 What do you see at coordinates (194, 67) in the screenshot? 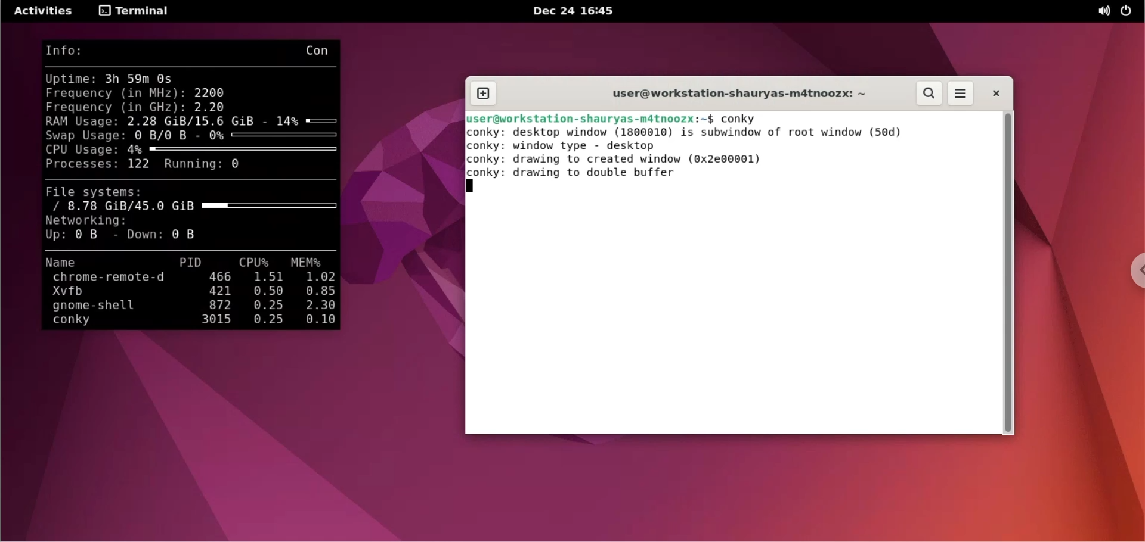
I see `line` at bounding box center [194, 67].